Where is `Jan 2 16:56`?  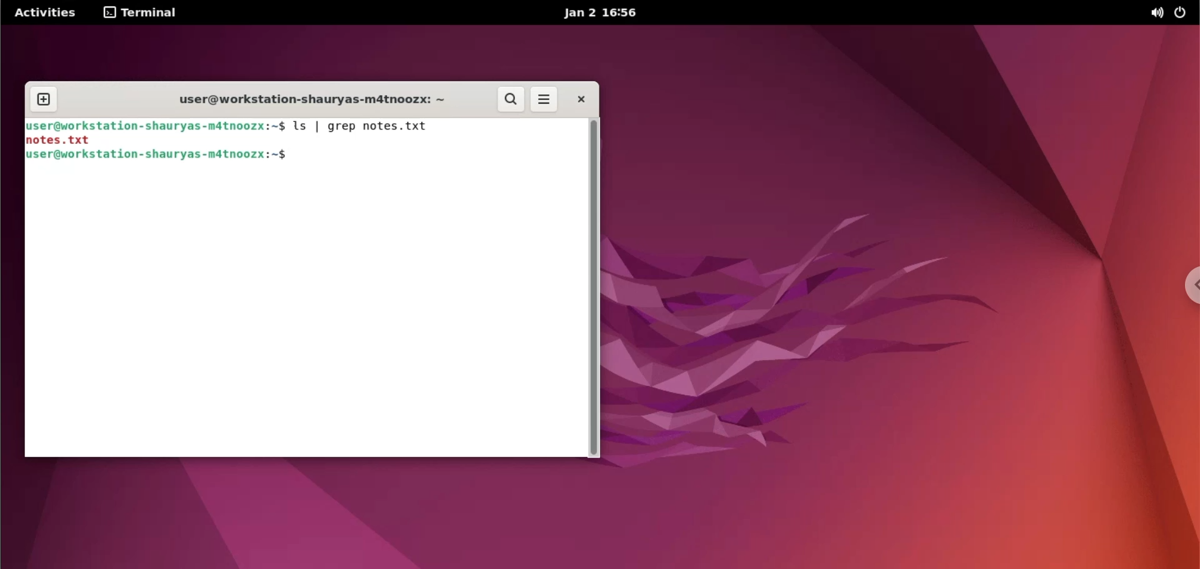
Jan 2 16:56 is located at coordinates (604, 16).